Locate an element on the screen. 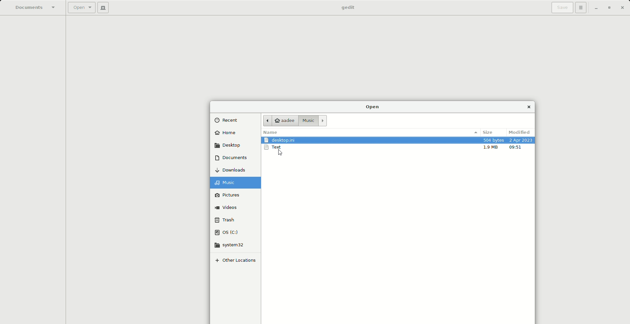 The width and height of the screenshot is (630, 324). Desktop is located at coordinates (231, 147).